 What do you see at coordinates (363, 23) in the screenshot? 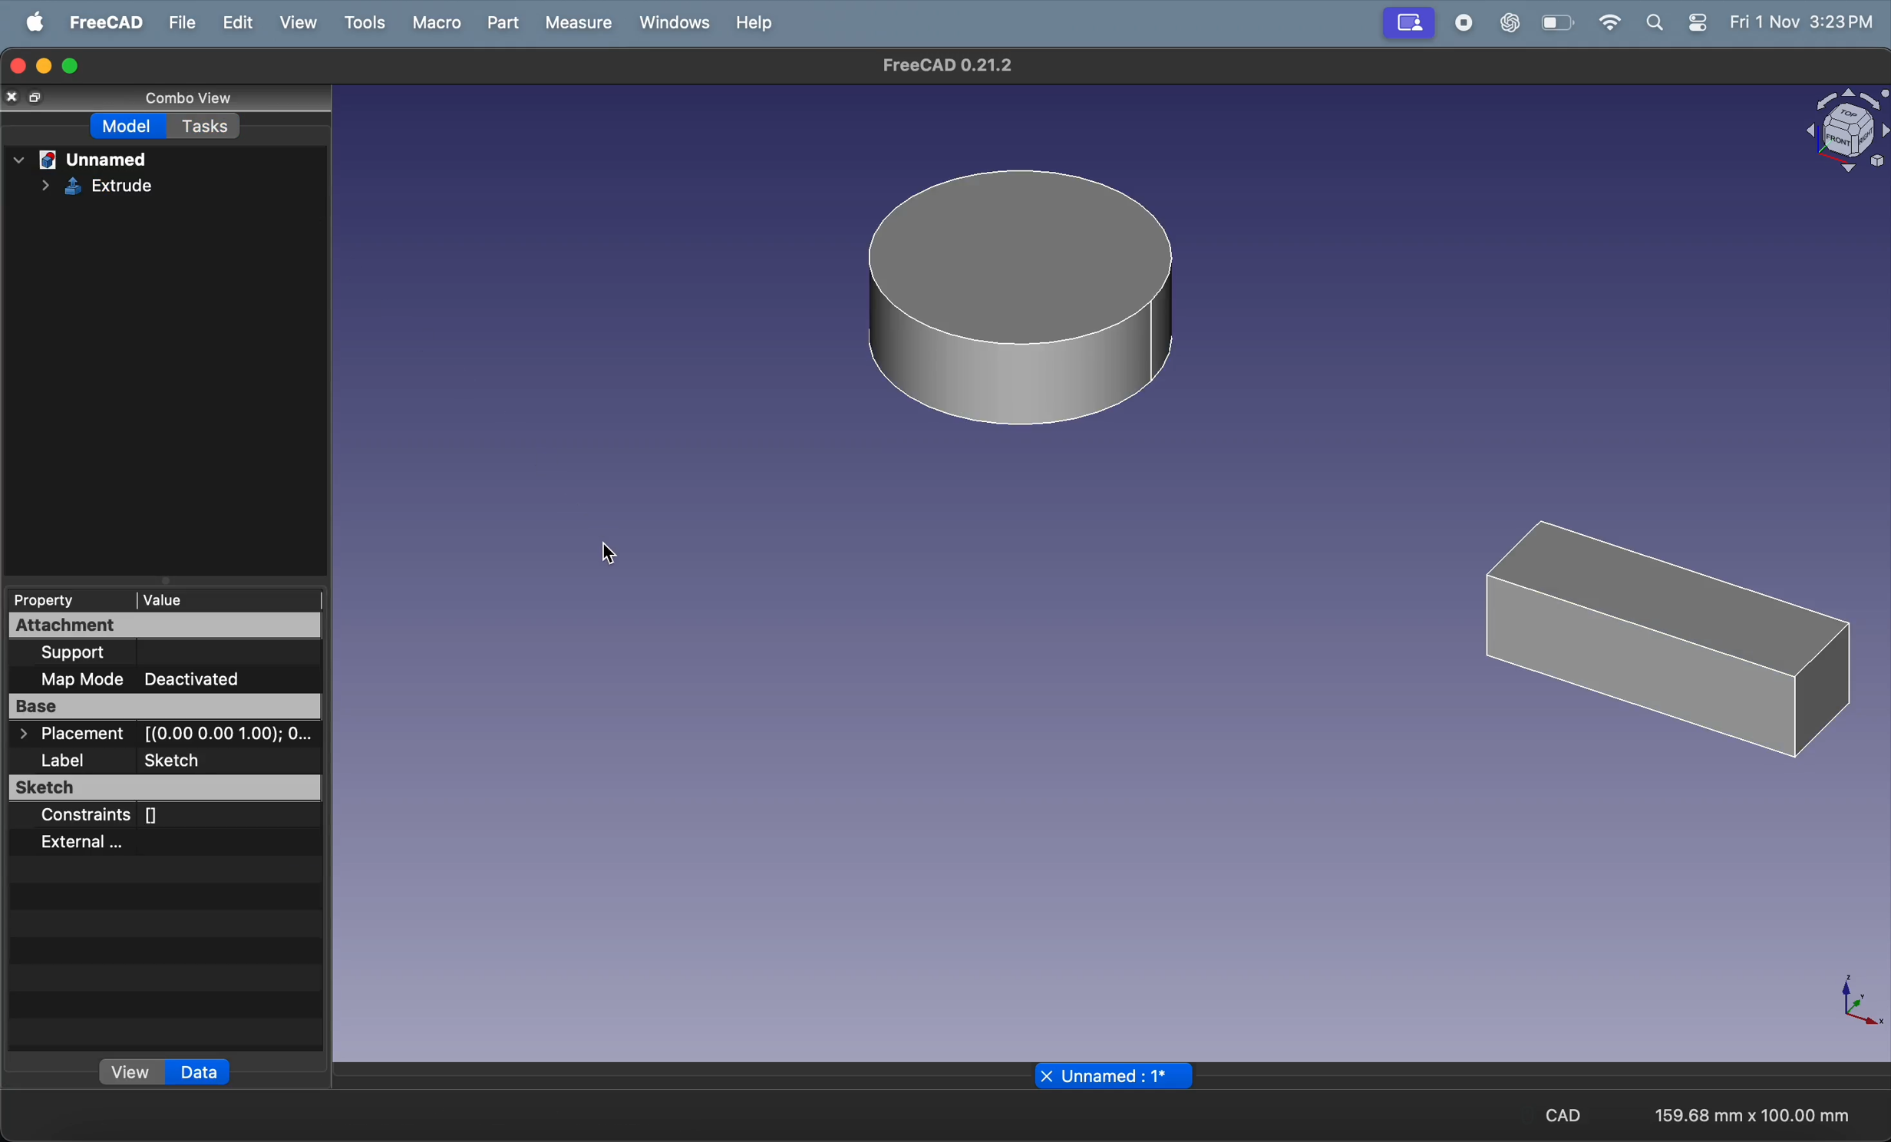
I see `Tools` at bounding box center [363, 23].